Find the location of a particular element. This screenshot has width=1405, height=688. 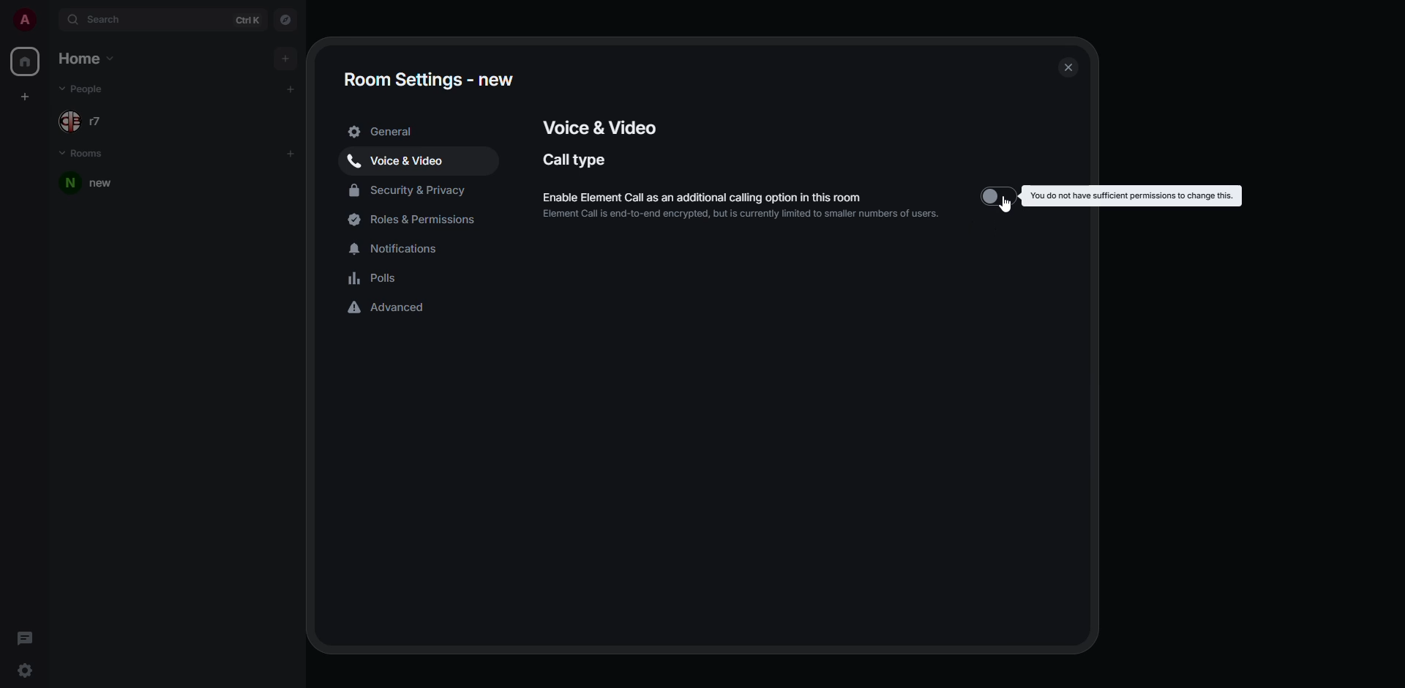

roles & permissions is located at coordinates (419, 220).